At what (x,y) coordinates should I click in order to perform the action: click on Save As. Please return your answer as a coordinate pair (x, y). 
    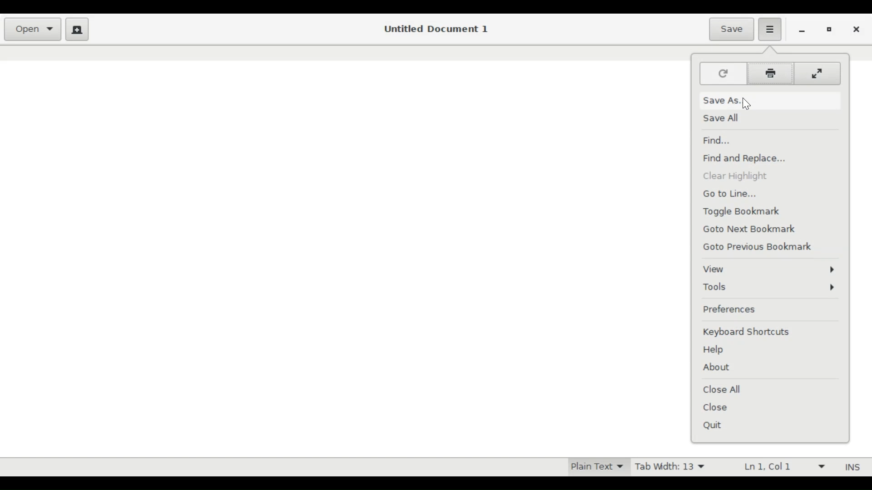
    Looking at the image, I should click on (721, 99).